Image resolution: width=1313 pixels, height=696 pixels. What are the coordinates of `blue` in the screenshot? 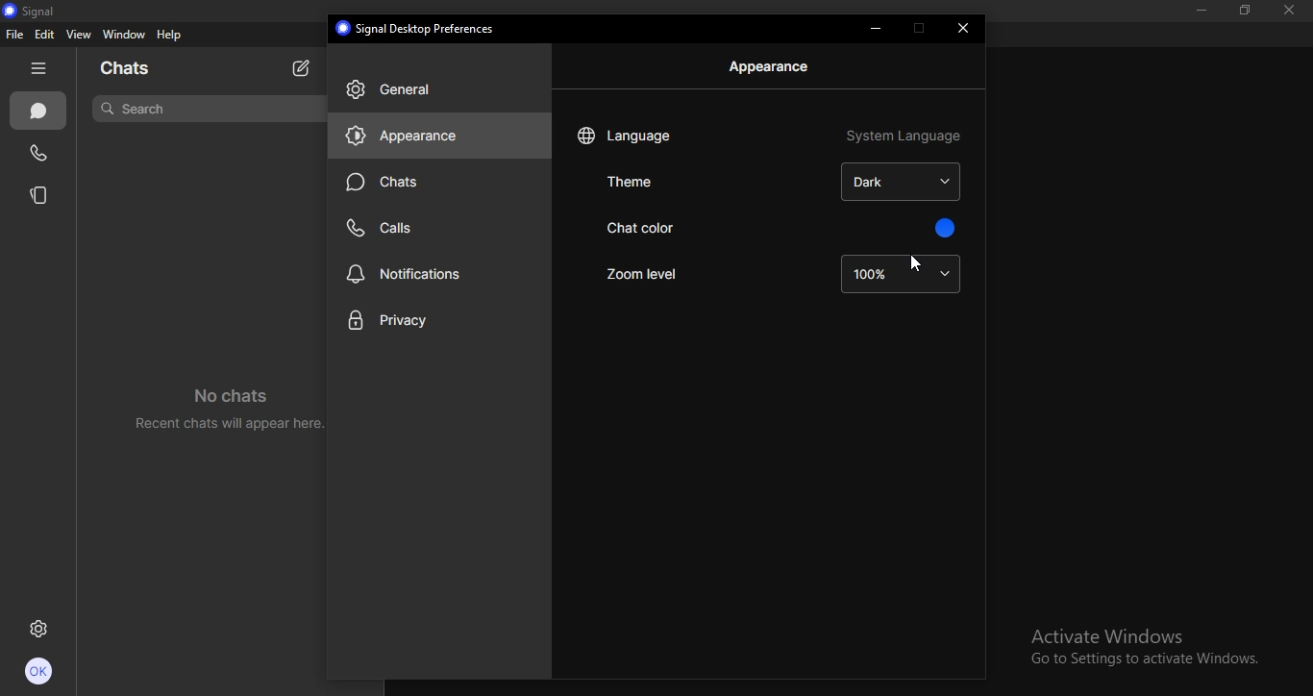 It's located at (942, 228).